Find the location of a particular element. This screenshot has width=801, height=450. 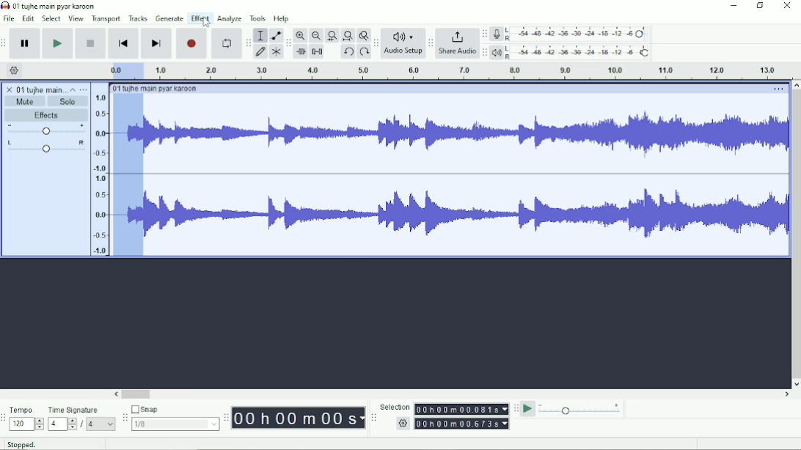

Audacity snapping toolbar is located at coordinates (124, 417).